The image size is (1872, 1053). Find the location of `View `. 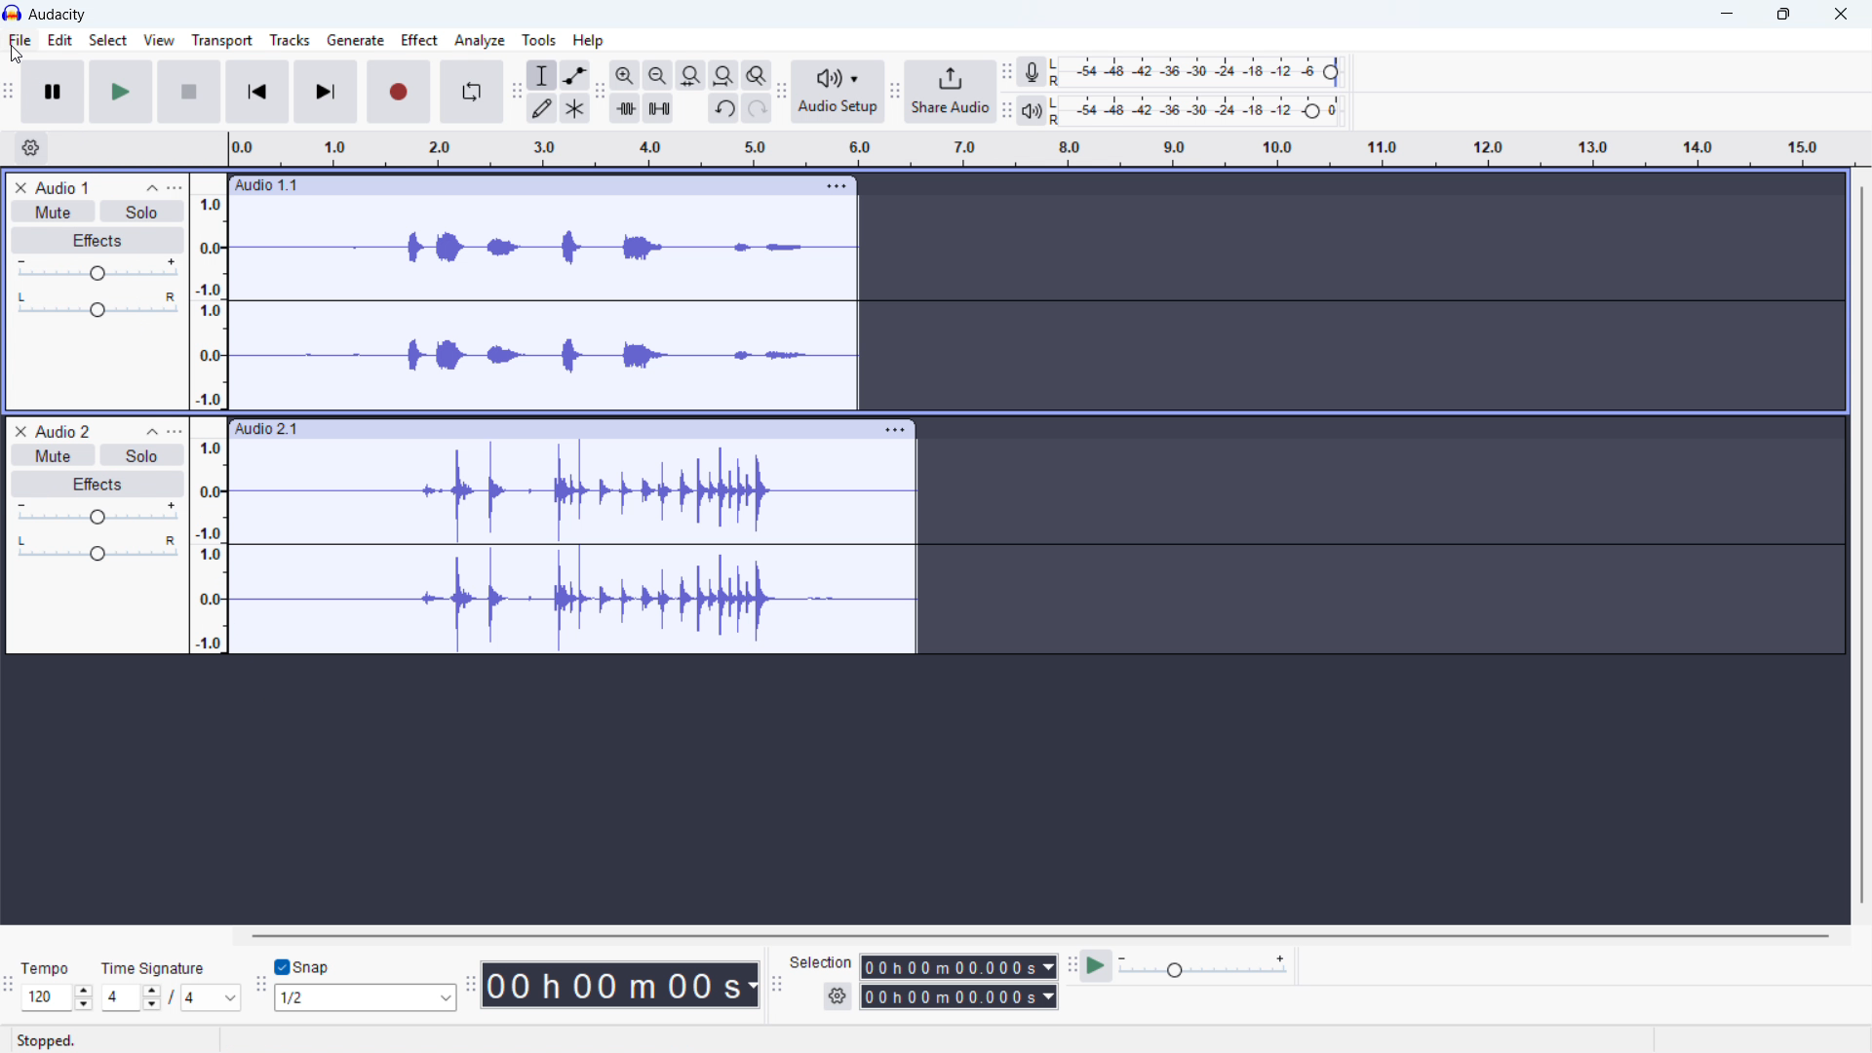

View  is located at coordinates (159, 40).